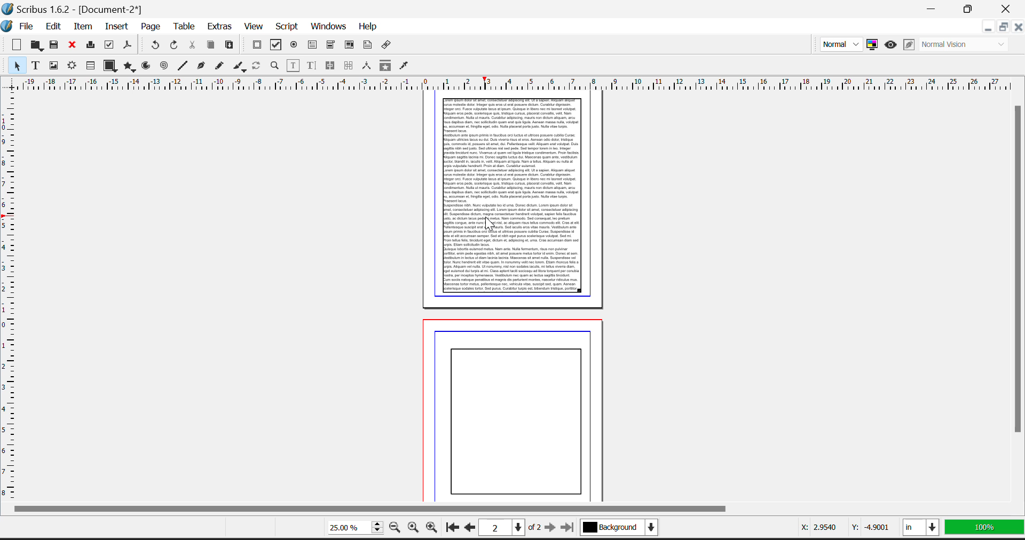 Image resolution: width=1025 pixels, height=540 pixels. Describe the element at coordinates (146, 66) in the screenshot. I see `Arcs` at that location.